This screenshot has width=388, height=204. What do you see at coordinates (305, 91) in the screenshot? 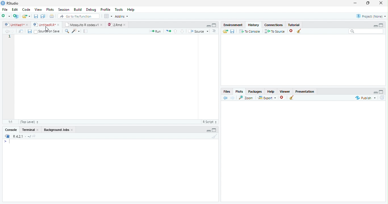
I see `Presentation` at bounding box center [305, 91].